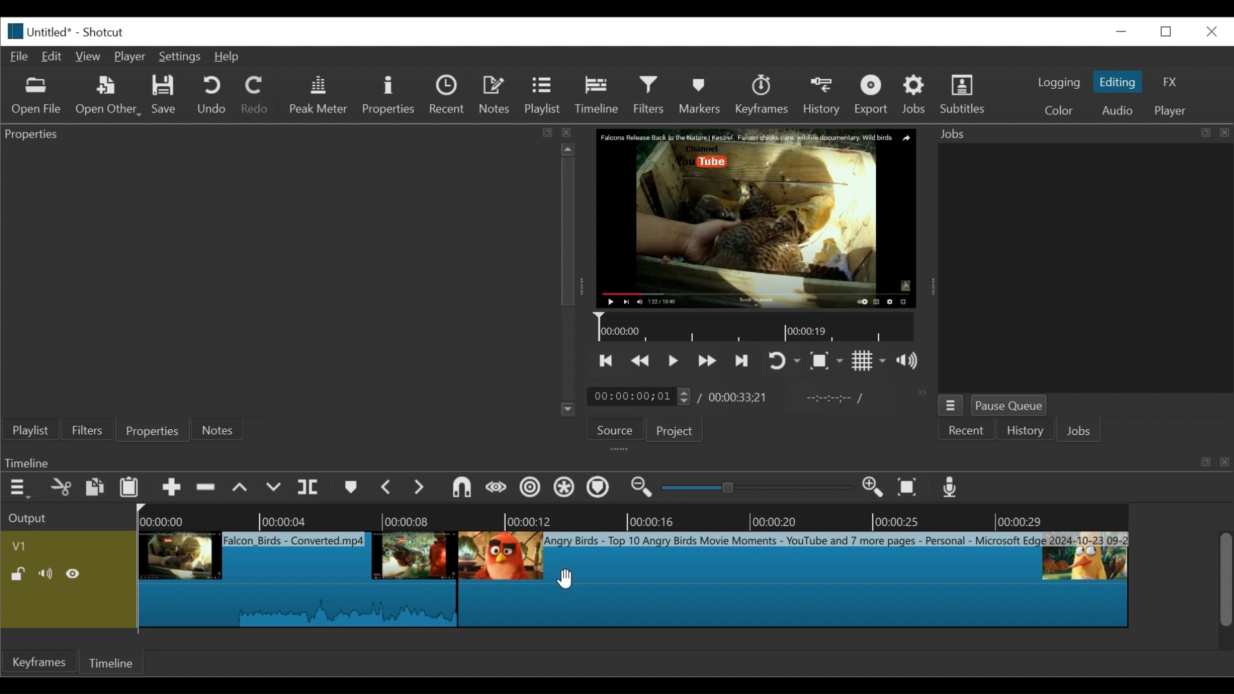 The width and height of the screenshot is (1234, 694). What do you see at coordinates (109, 96) in the screenshot?
I see `Open Other` at bounding box center [109, 96].